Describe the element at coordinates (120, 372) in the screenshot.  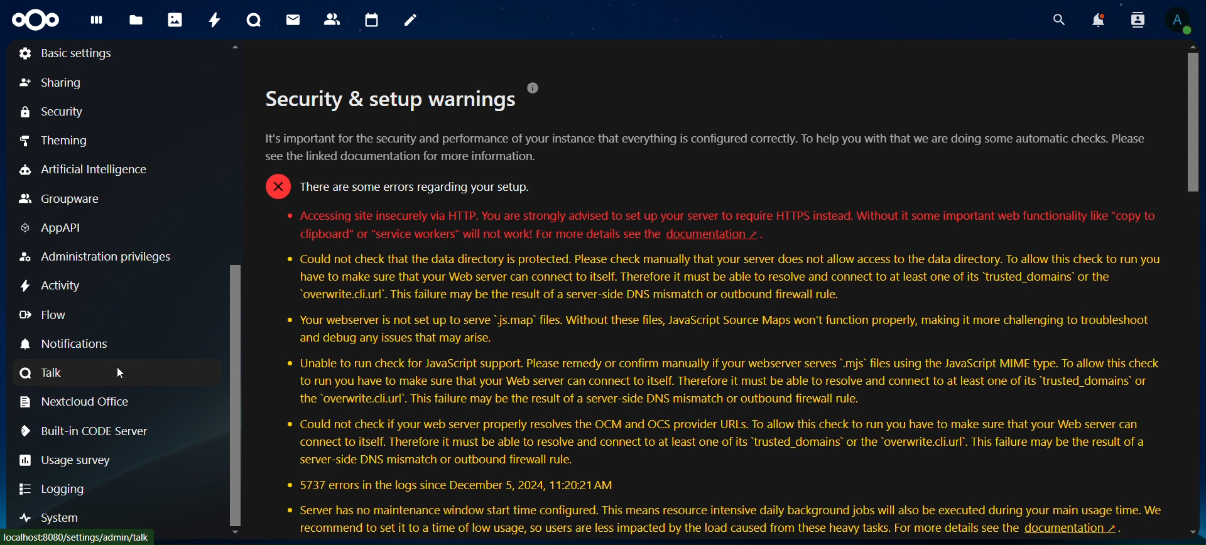
I see `cursor` at that location.